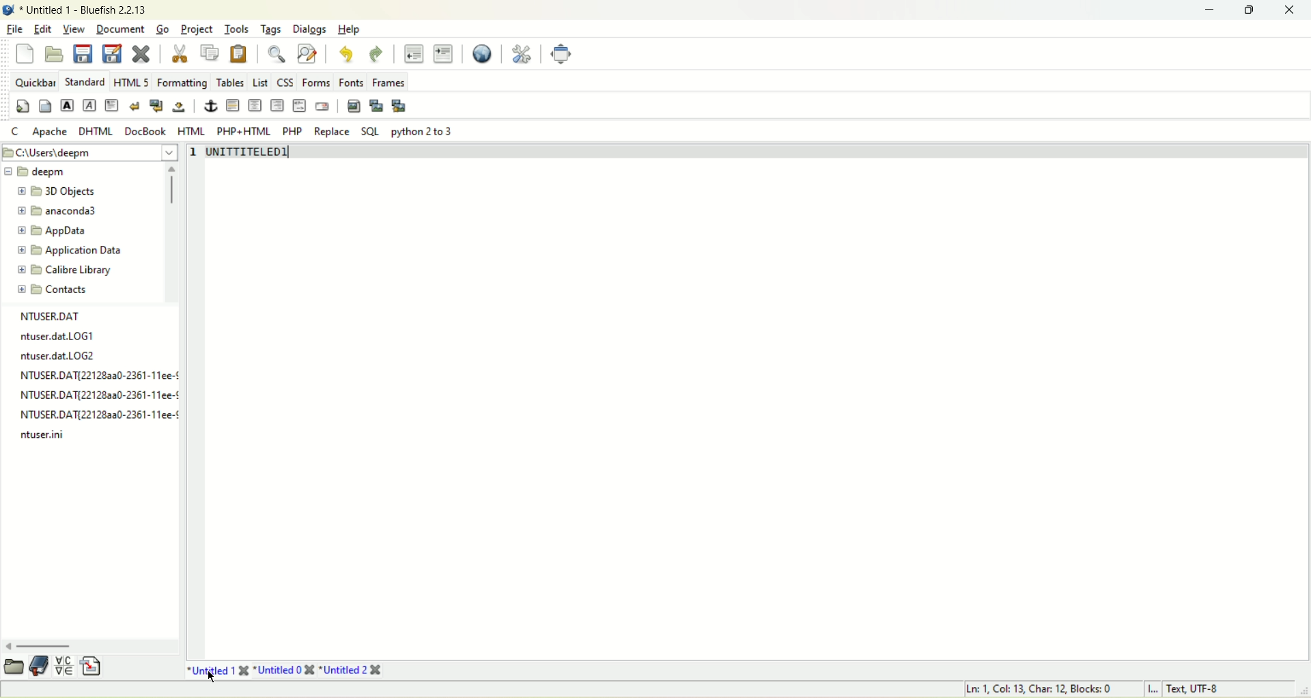  Describe the element at coordinates (74, 28) in the screenshot. I see `View` at that location.